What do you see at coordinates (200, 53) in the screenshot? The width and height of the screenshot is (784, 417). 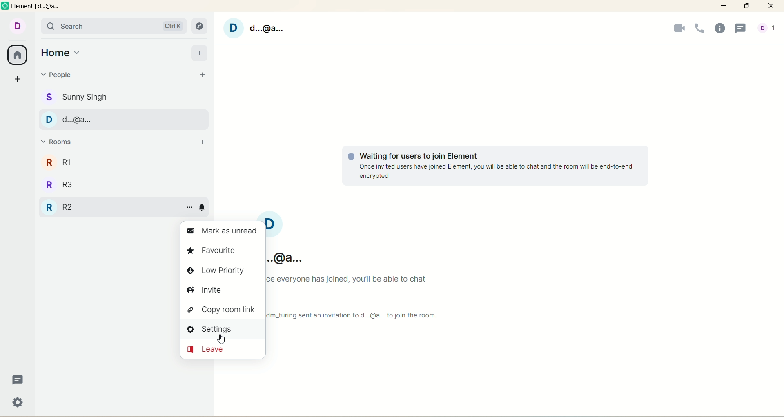 I see `add` at bounding box center [200, 53].